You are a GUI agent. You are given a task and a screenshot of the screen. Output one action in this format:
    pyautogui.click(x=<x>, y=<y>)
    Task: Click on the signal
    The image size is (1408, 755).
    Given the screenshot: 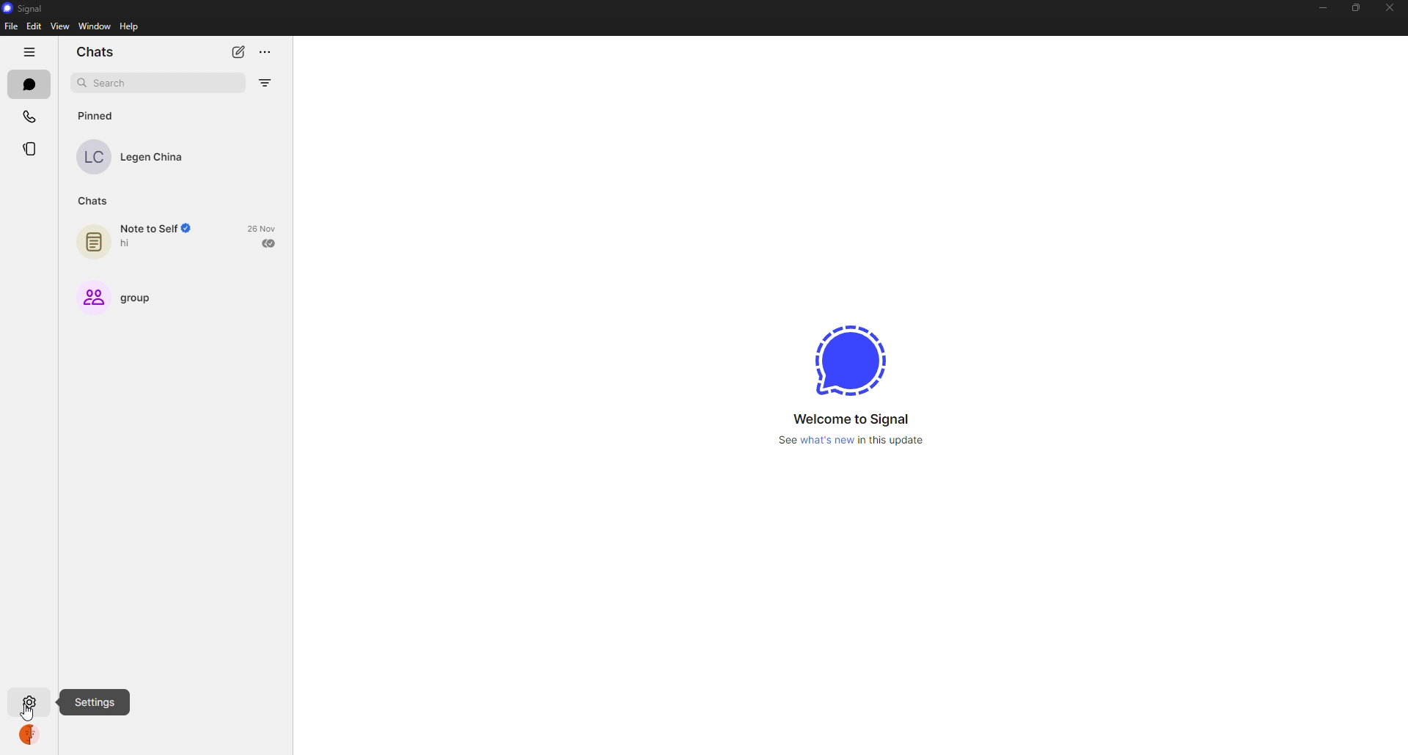 What is the action you would take?
    pyautogui.click(x=27, y=9)
    